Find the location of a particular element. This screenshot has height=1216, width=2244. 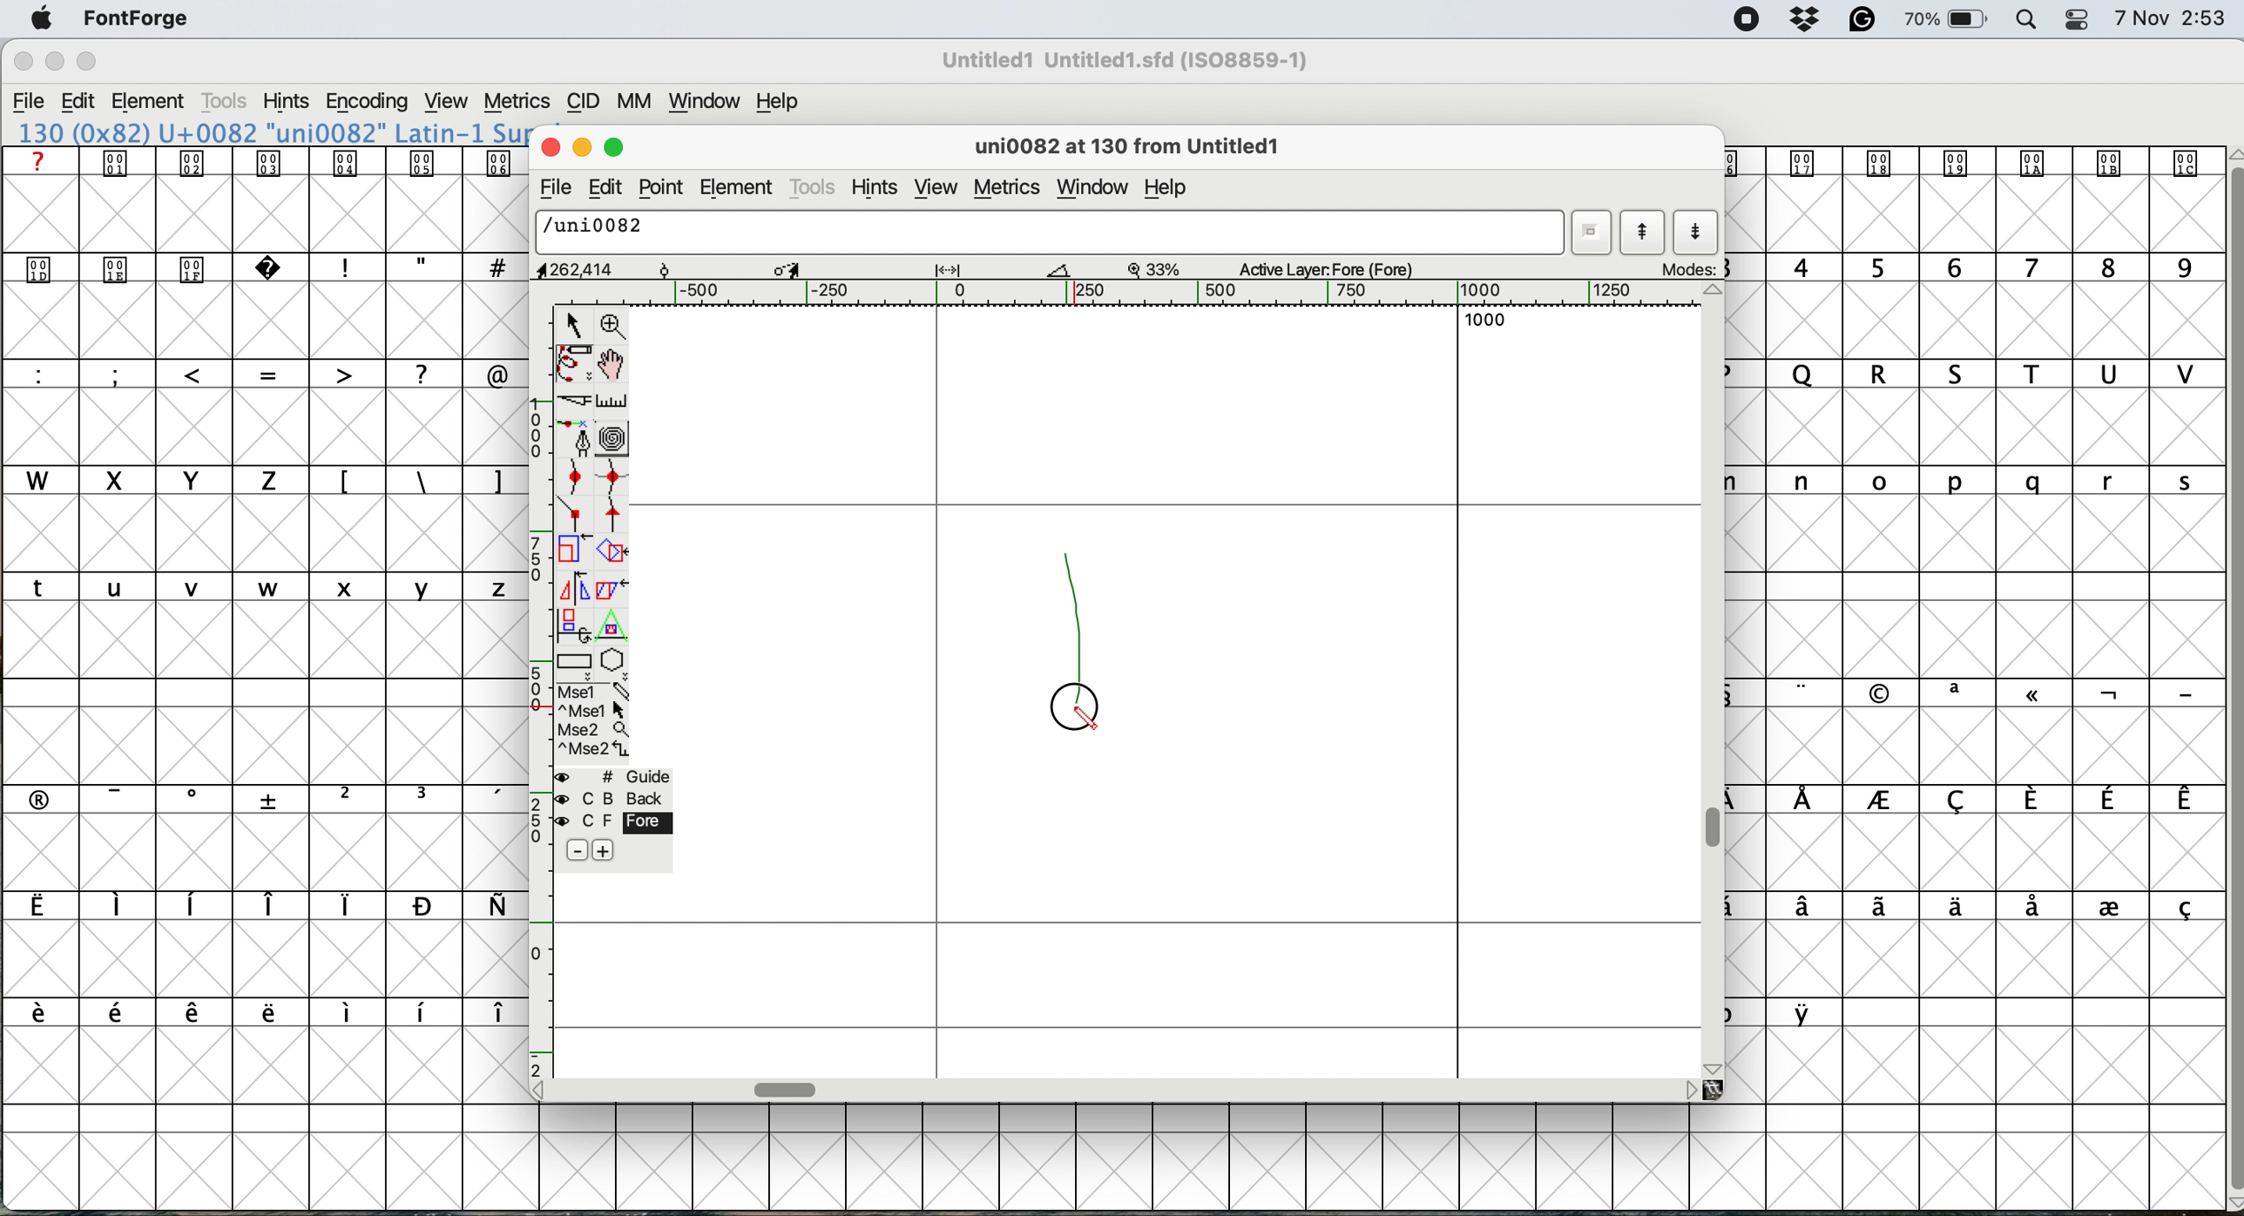

close is located at coordinates (22, 64).